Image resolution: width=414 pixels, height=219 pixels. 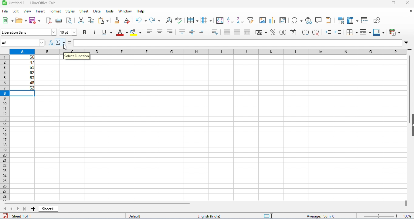 What do you see at coordinates (4, 127) in the screenshot?
I see `row numbers` at bounding box center [4, 127].